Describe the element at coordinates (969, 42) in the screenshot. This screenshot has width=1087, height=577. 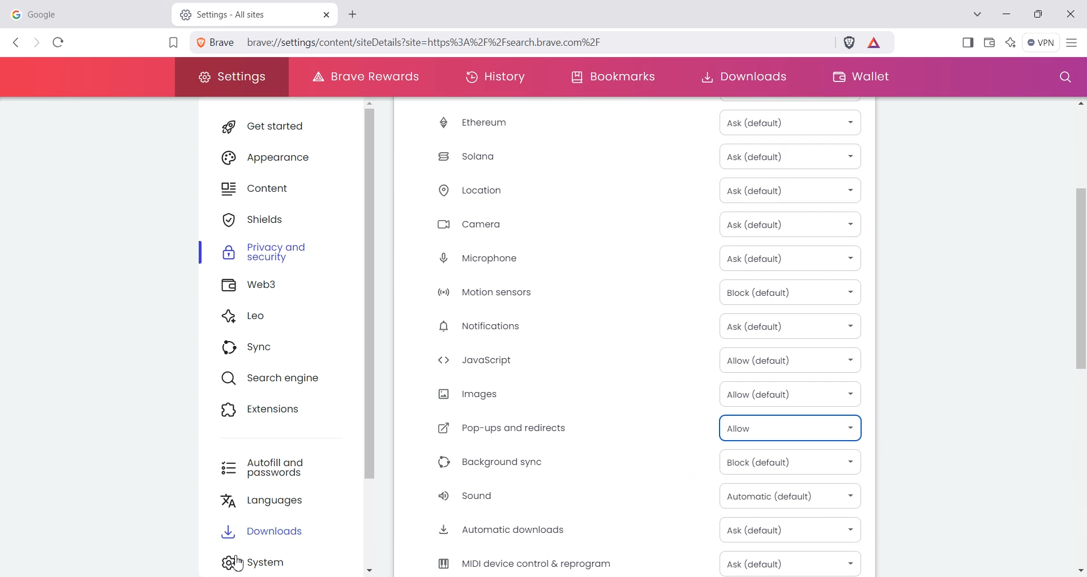
I see `Show Sidebar` at that location.